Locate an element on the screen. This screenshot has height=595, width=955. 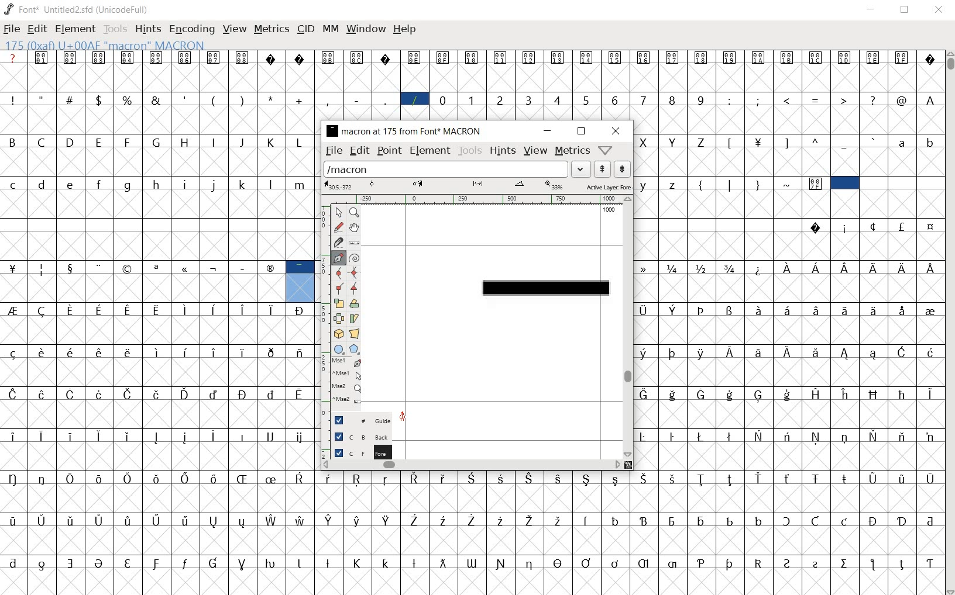
freehand is located at coordinates (337, 227).